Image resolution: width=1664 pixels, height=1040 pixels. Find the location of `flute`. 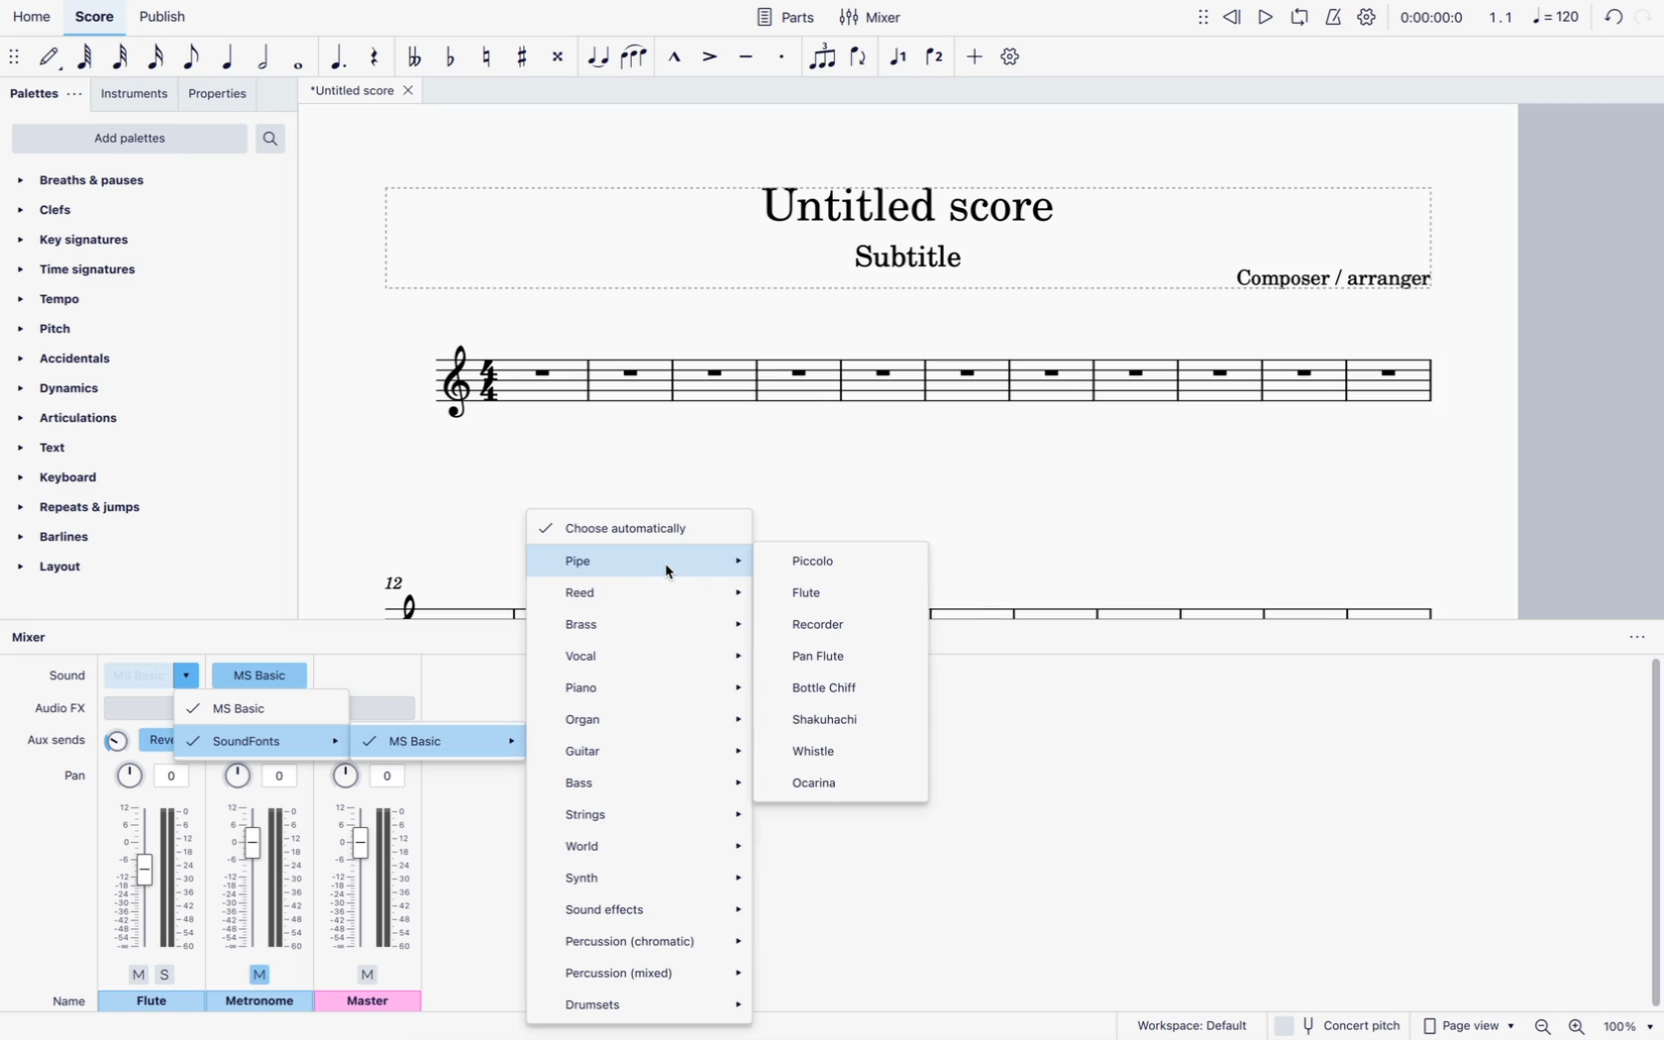

flute is located at coordinates (152, 1001).